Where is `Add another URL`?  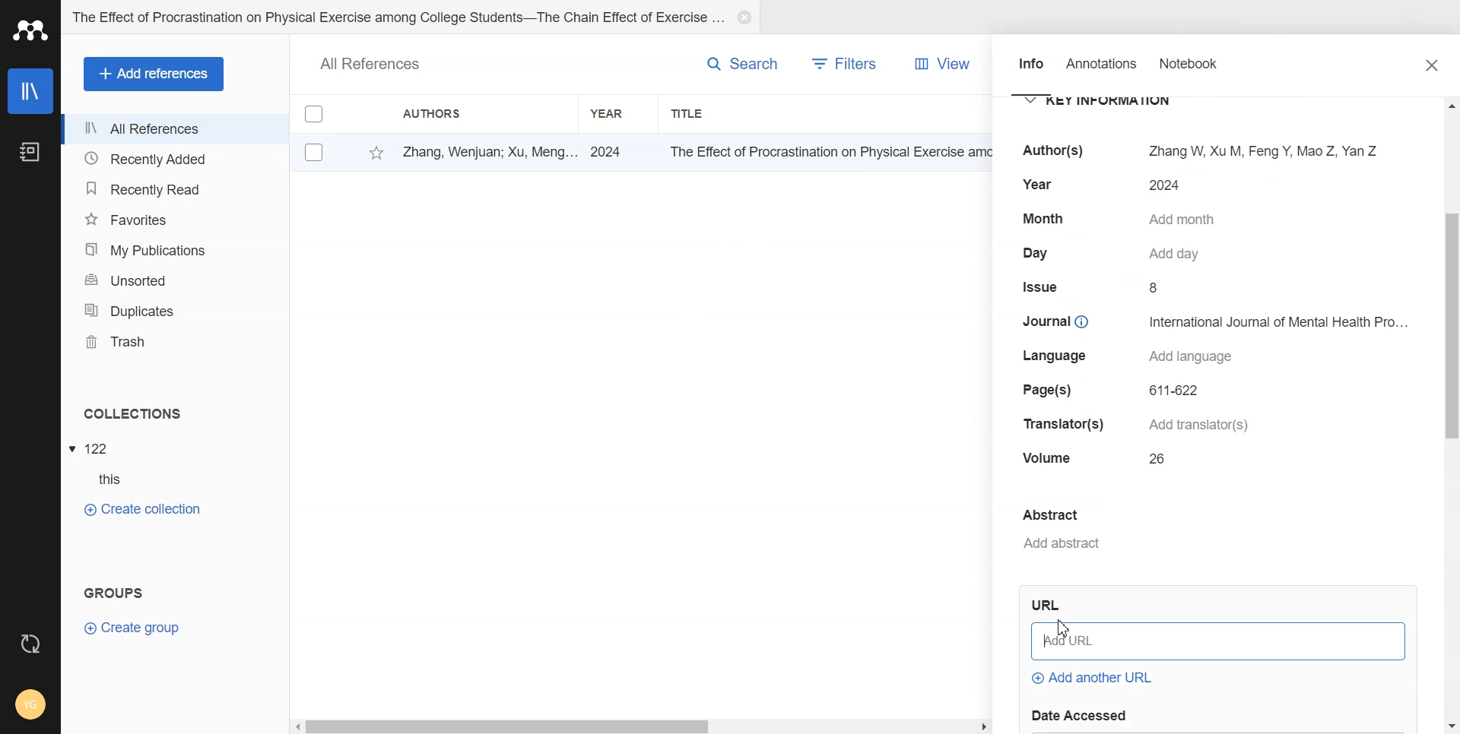 Add another URL is located at coordinates (1090, 679).